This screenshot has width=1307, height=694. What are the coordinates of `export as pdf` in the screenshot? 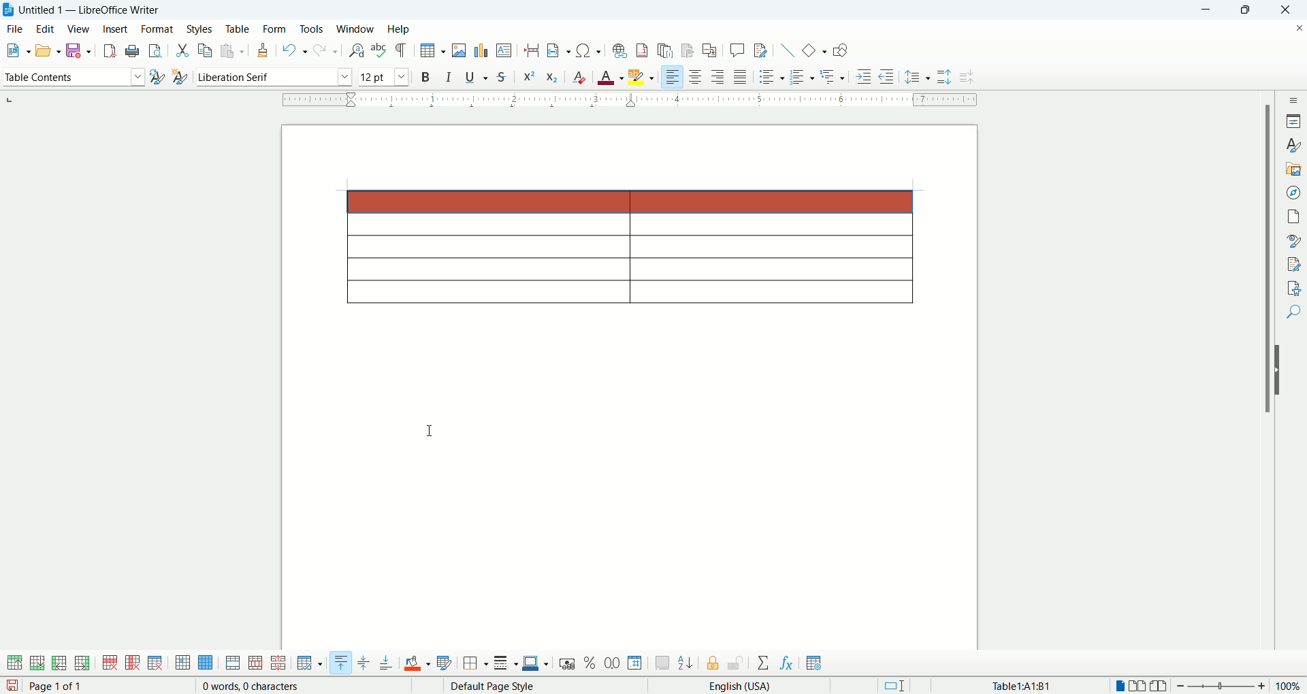 It's located at (108, 51).